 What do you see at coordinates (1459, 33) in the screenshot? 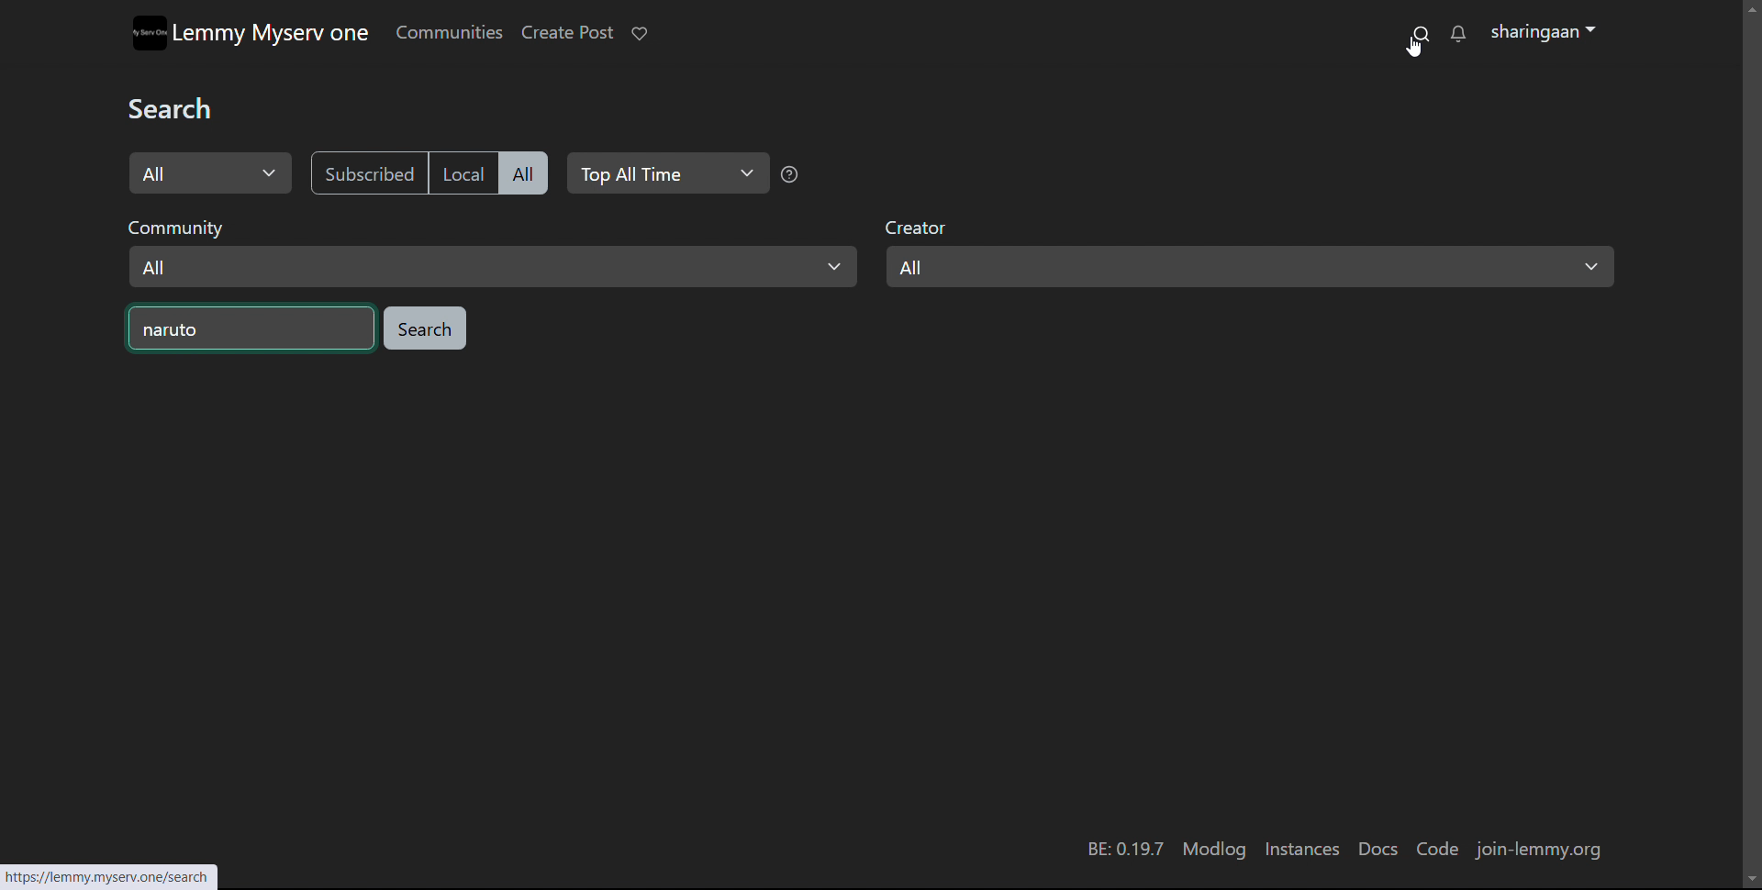
I see `notifications` at bounding box center [1459, 33].